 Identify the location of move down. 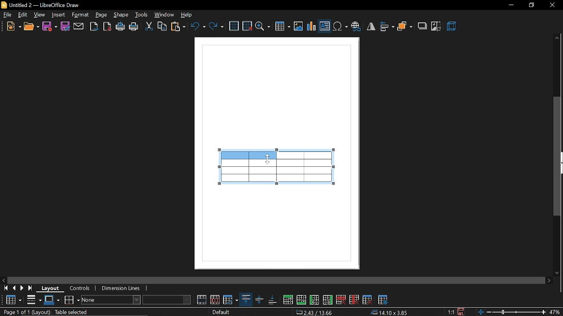
(556, 272).